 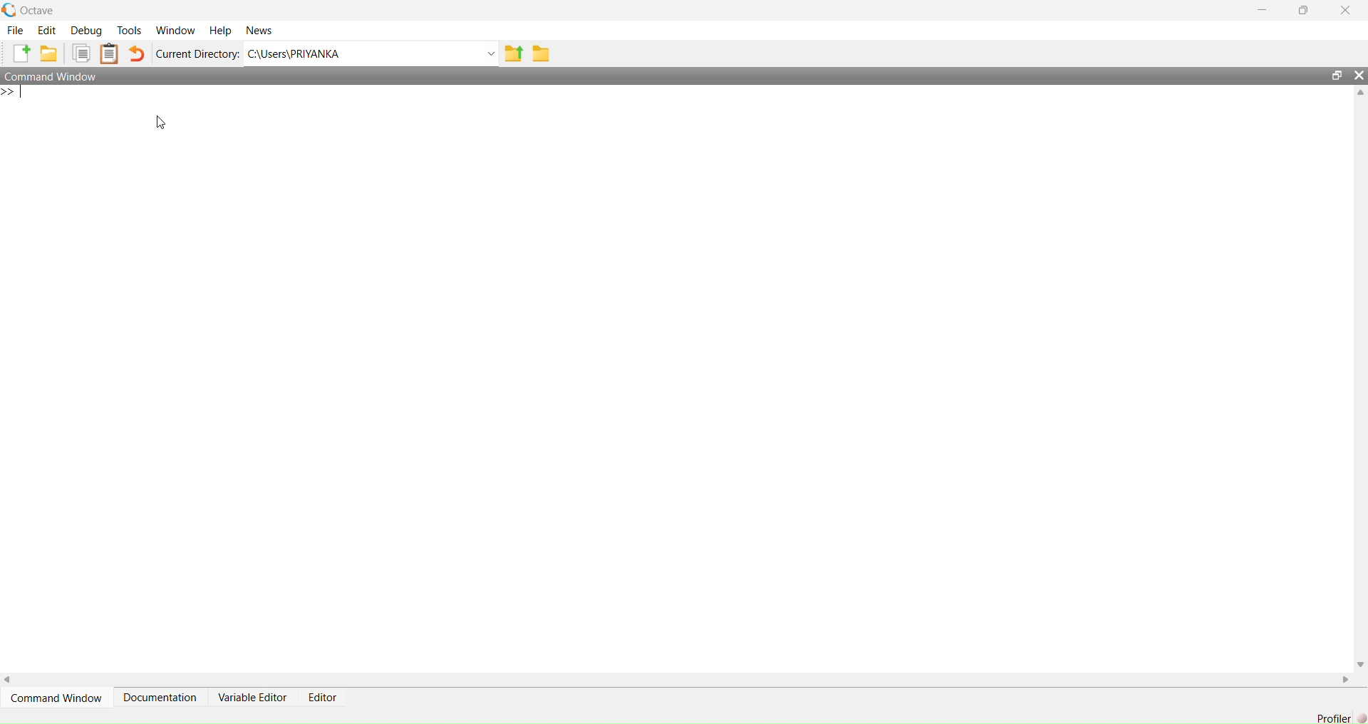 I want to click on maximise, so click(x=1305, y=12).